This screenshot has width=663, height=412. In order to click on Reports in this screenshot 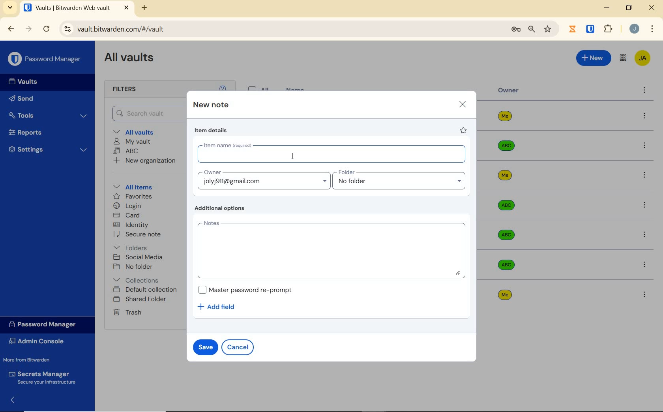, I will do `click(45, 133)`.